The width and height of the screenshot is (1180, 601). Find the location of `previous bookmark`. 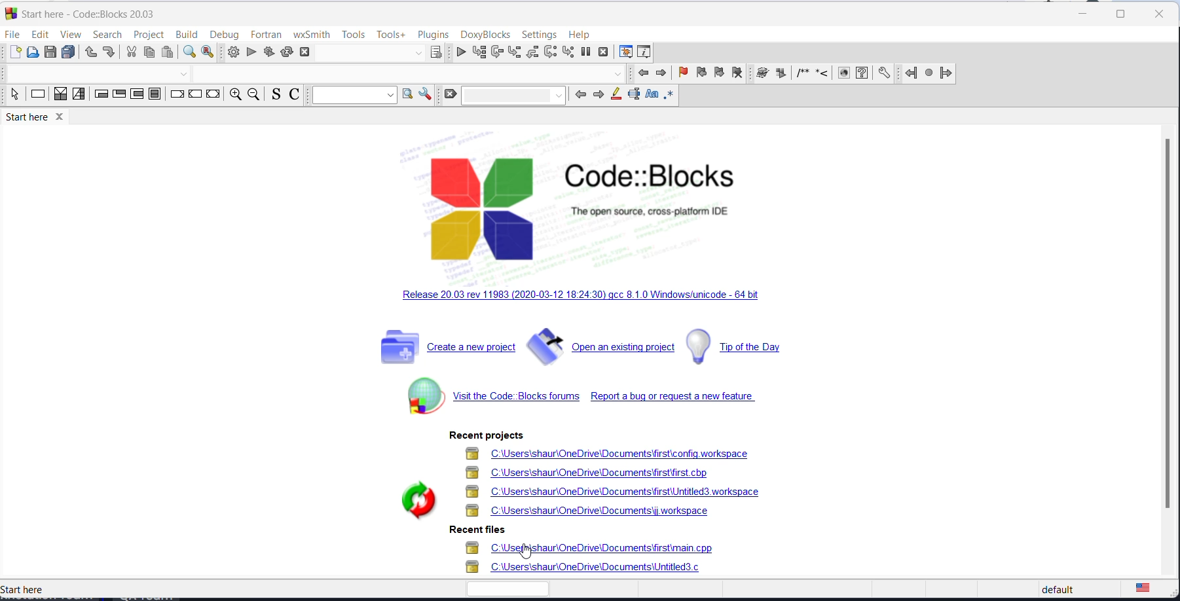

previous bookmark is located at coordinates (700, 72).